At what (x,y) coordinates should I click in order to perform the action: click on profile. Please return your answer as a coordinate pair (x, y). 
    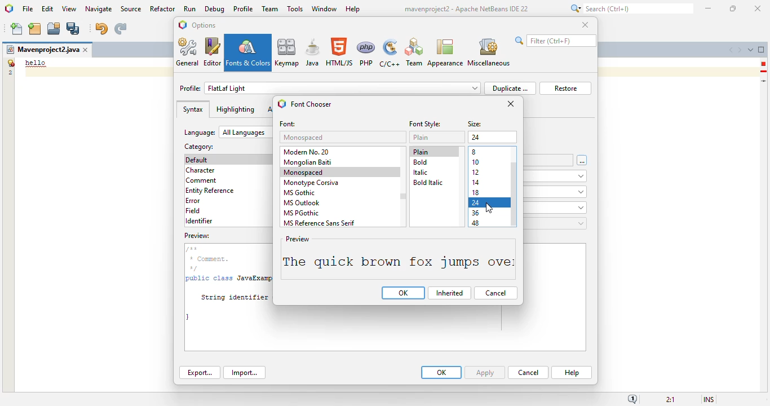
    Looking at the image, I should click on (244, 8).